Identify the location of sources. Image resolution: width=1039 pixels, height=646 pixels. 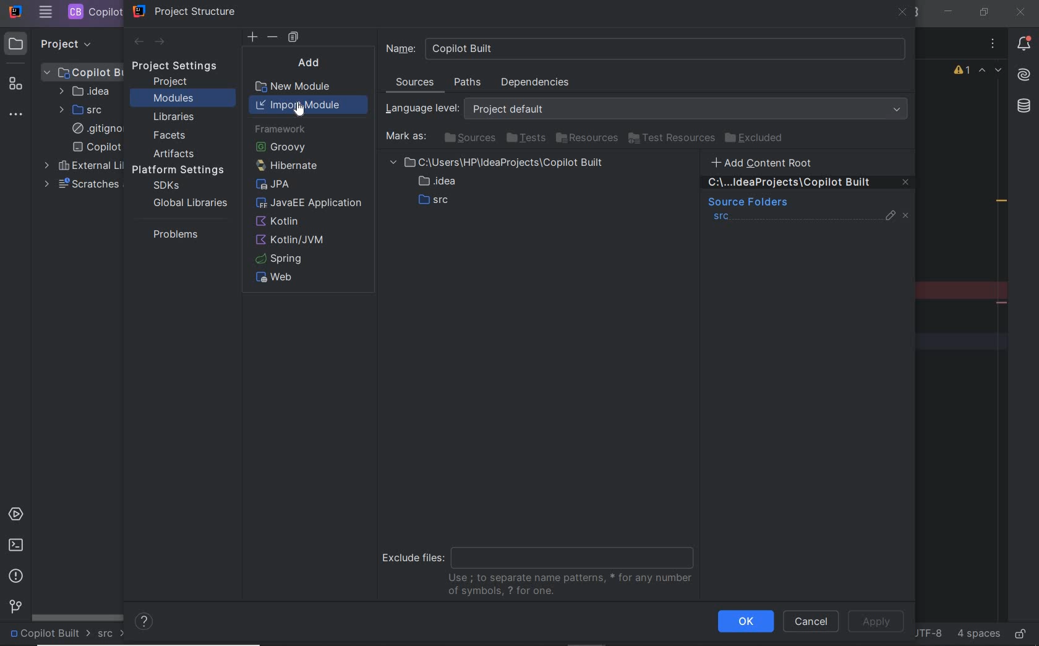
(416, 84).